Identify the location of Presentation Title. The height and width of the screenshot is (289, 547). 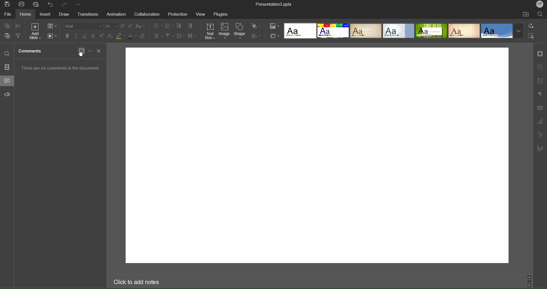
(273, 4).